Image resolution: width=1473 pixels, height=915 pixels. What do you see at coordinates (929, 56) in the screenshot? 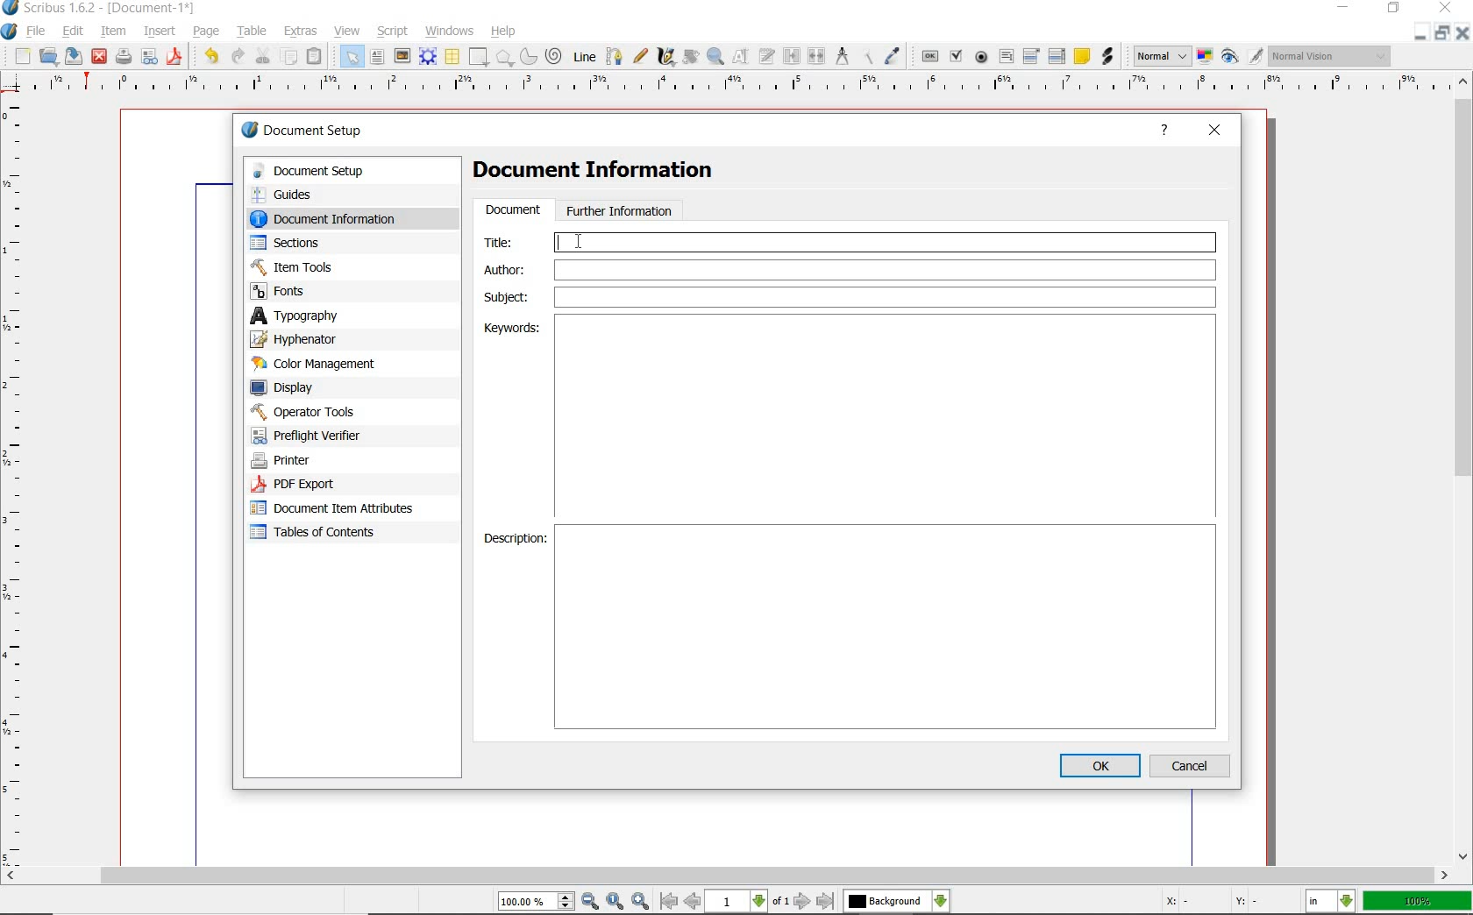
I see `pdf push button` at bounding box center [929, 56].